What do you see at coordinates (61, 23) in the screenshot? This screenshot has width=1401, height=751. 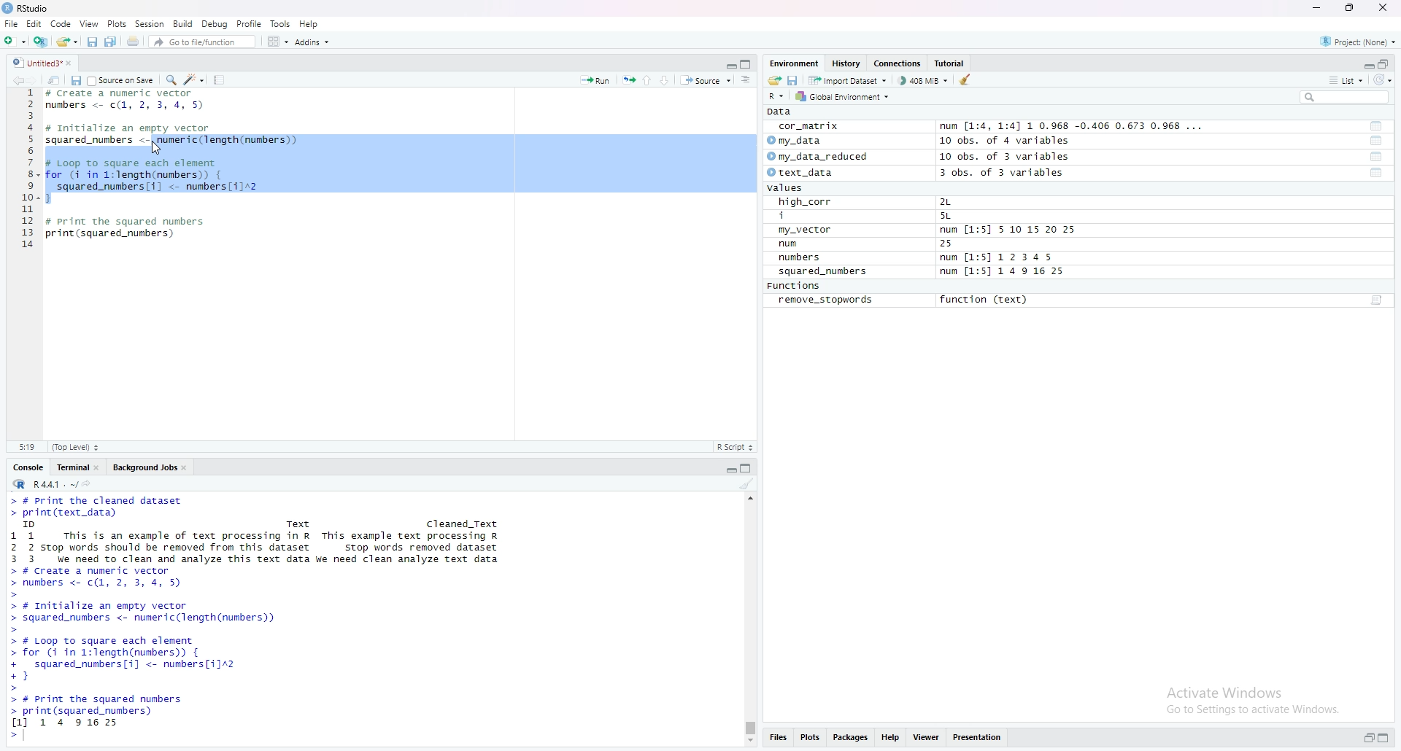 I see `Code` at bounding box center [61, 23].